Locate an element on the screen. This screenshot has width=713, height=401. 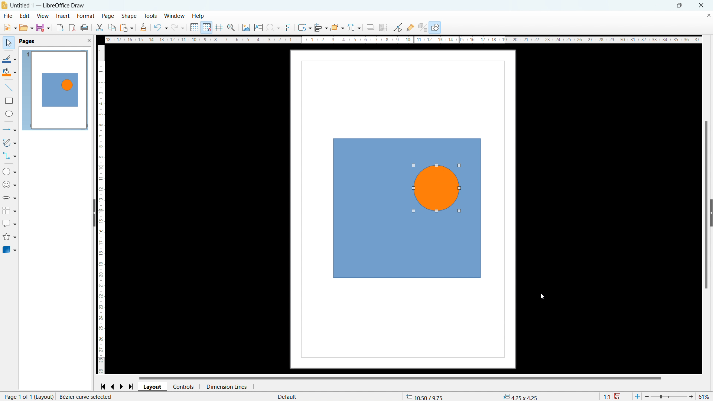
view is located at coordinates (42, 16).